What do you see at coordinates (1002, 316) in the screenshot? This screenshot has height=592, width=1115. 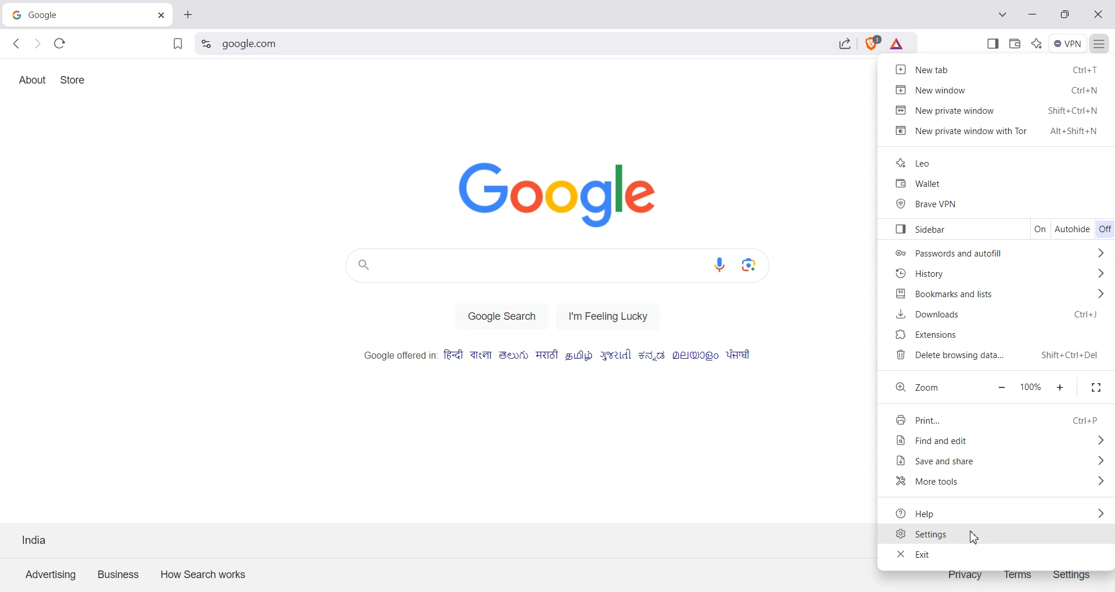 I see `Downloads` at bounding box center [1002, 316].